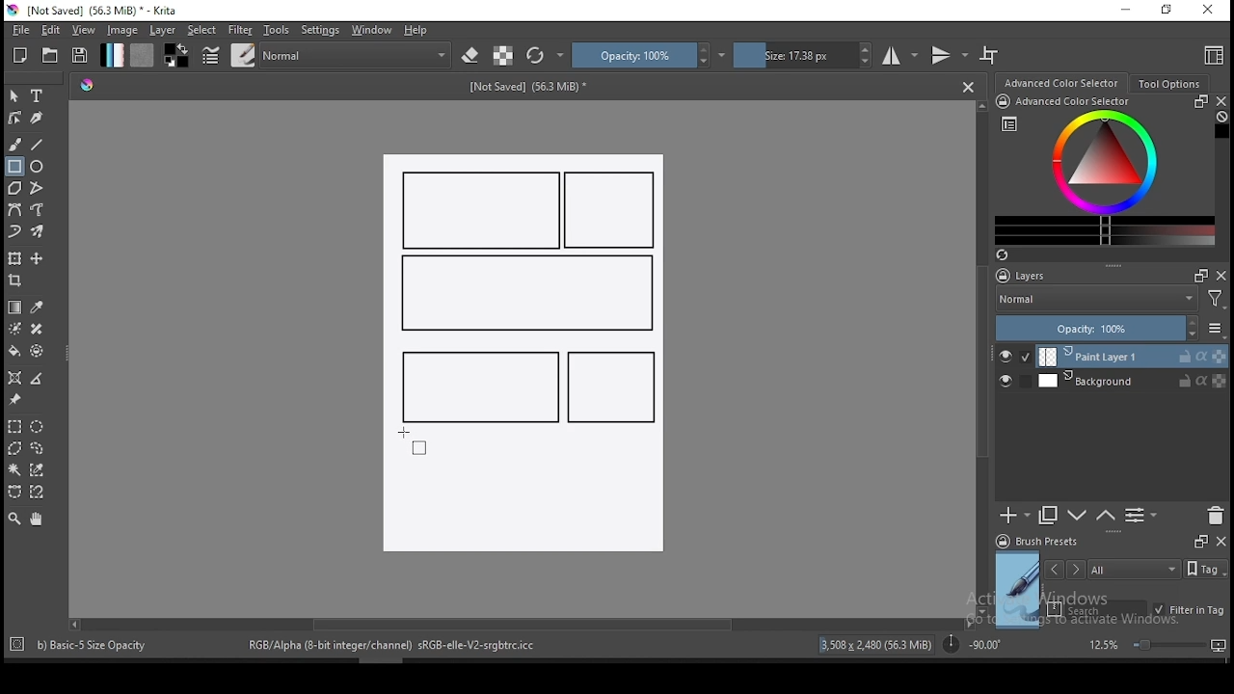 The height and width of the screenshot is (694, 1234). Describe the element at coordinates (1140, 515) in the screenshot. I see `view or change layer properties` at that location.